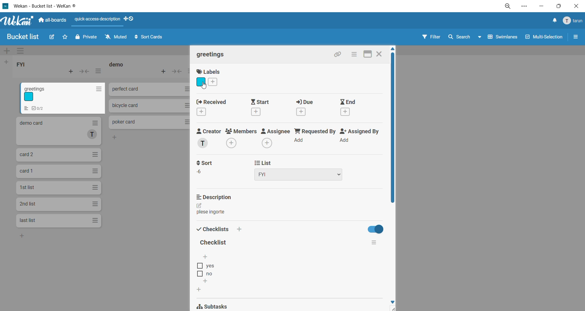  Describe the element at coordinates (525, 7) in the screenshot. I see `settings` at that location.